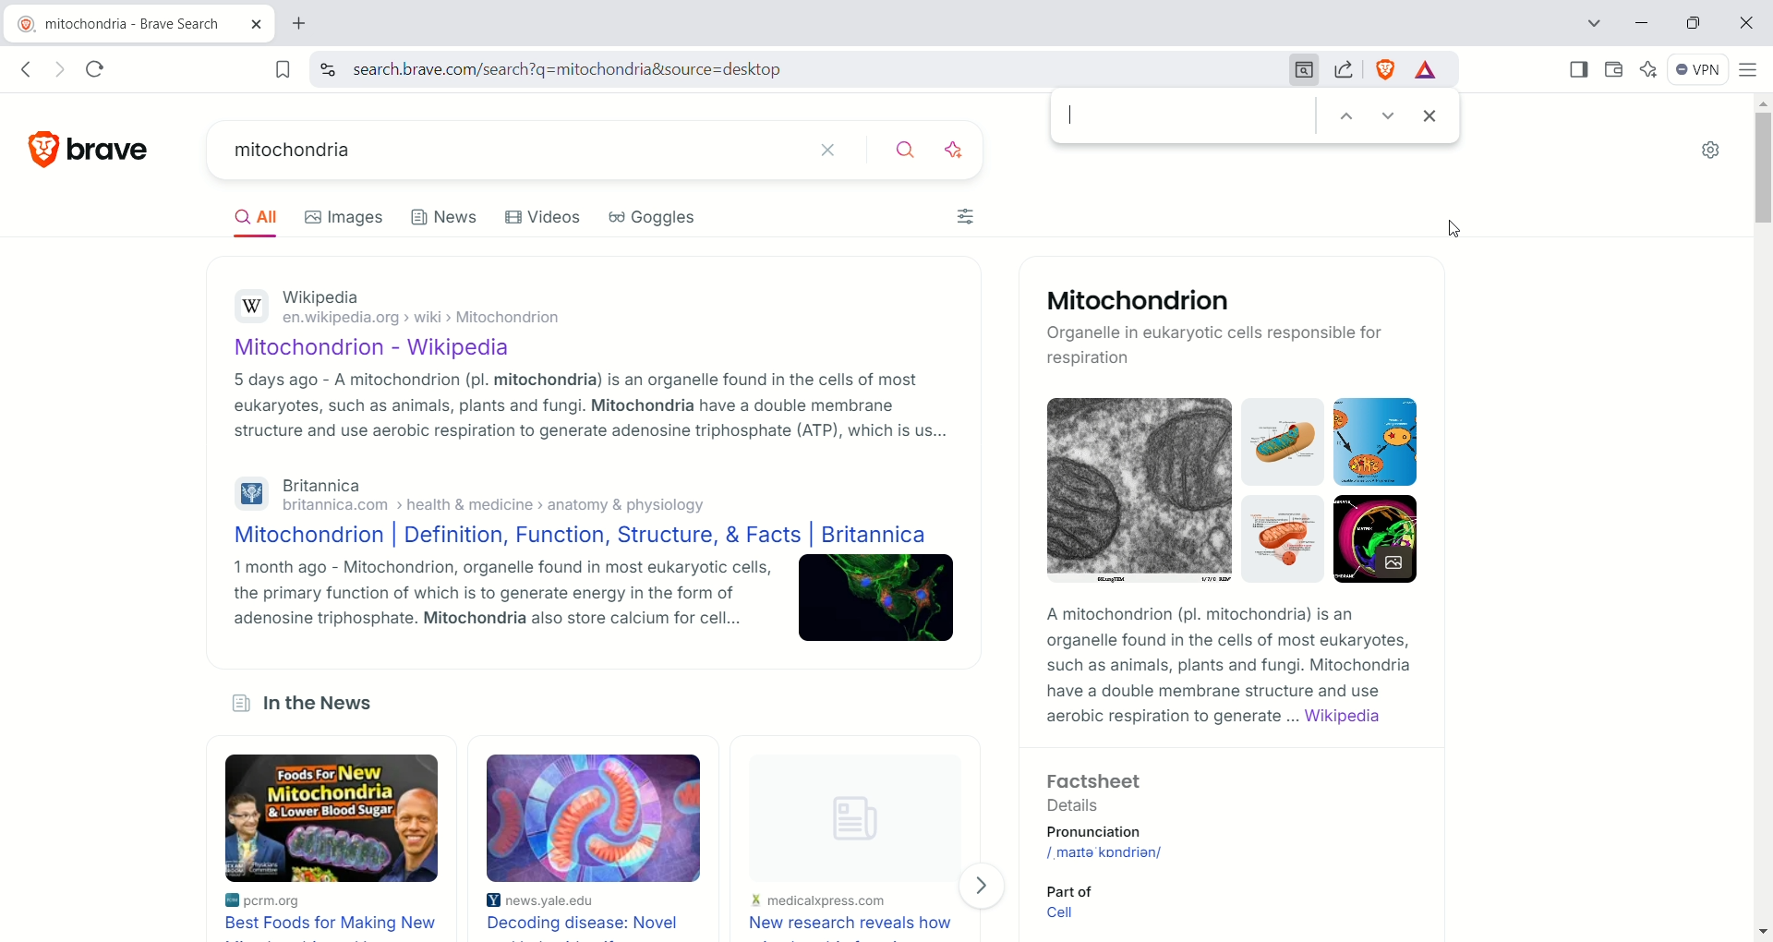  What do you see at coordinates (874, 598) in the screenshot?
I see `Image` at bounding box center [874, 598].